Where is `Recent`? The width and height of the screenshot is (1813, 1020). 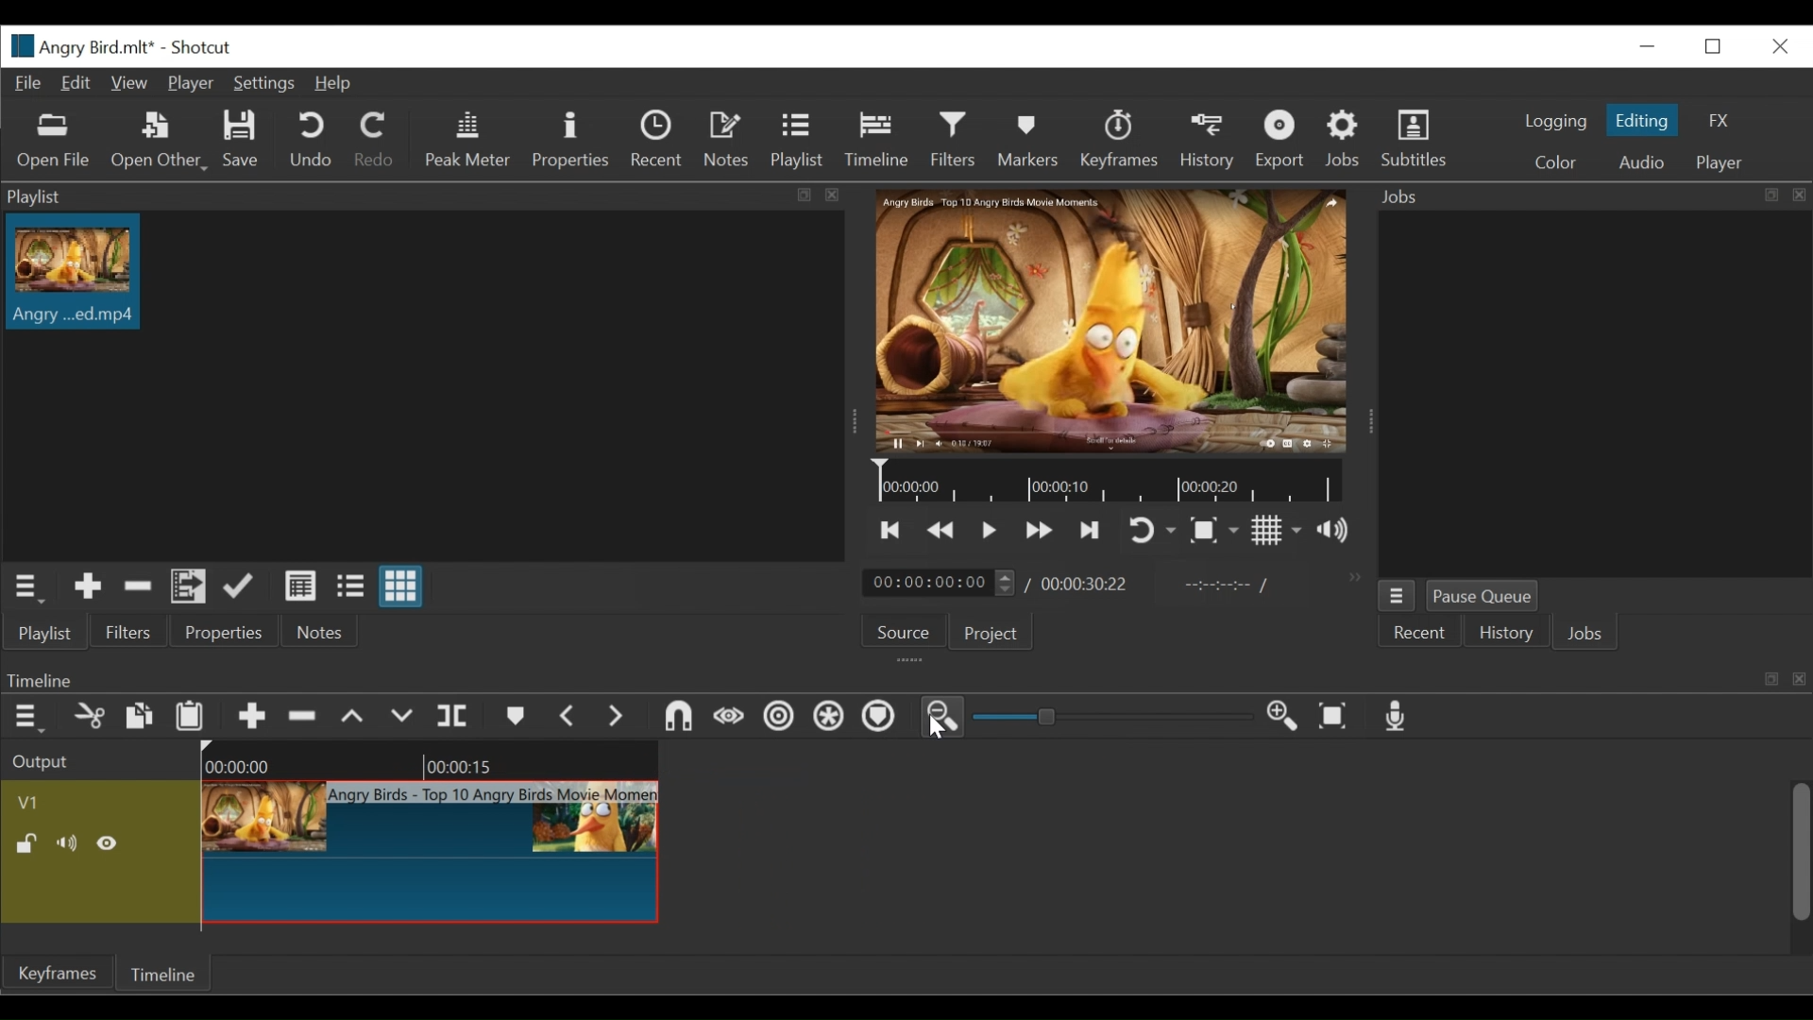 Recent is located at coordinates (655, 141).